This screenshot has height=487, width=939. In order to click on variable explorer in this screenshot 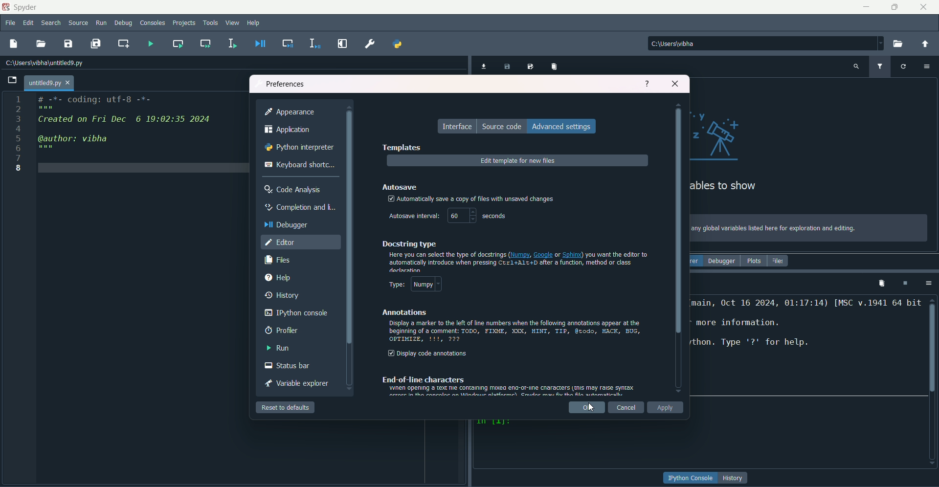, I will do `click(295, 384)`.